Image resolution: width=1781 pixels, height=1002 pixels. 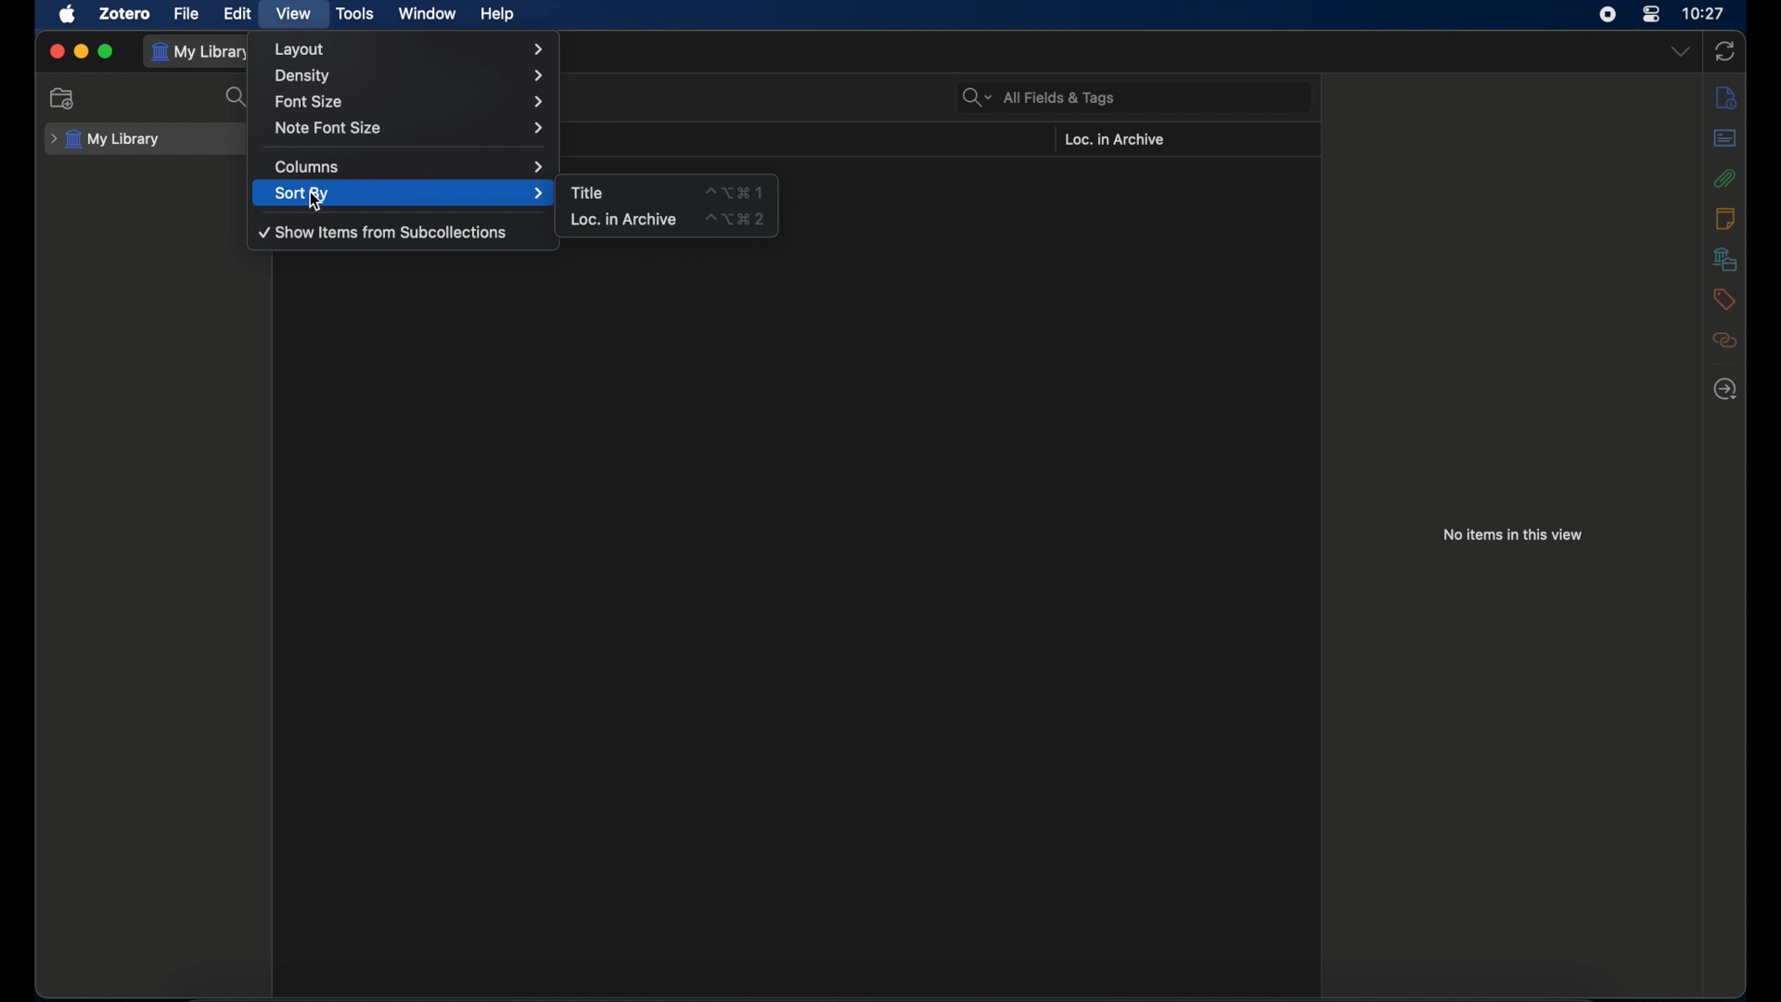 What do you see at coordinates (352, 14) in the screenshot?
I see `tools` at bounding box center [352, 14].